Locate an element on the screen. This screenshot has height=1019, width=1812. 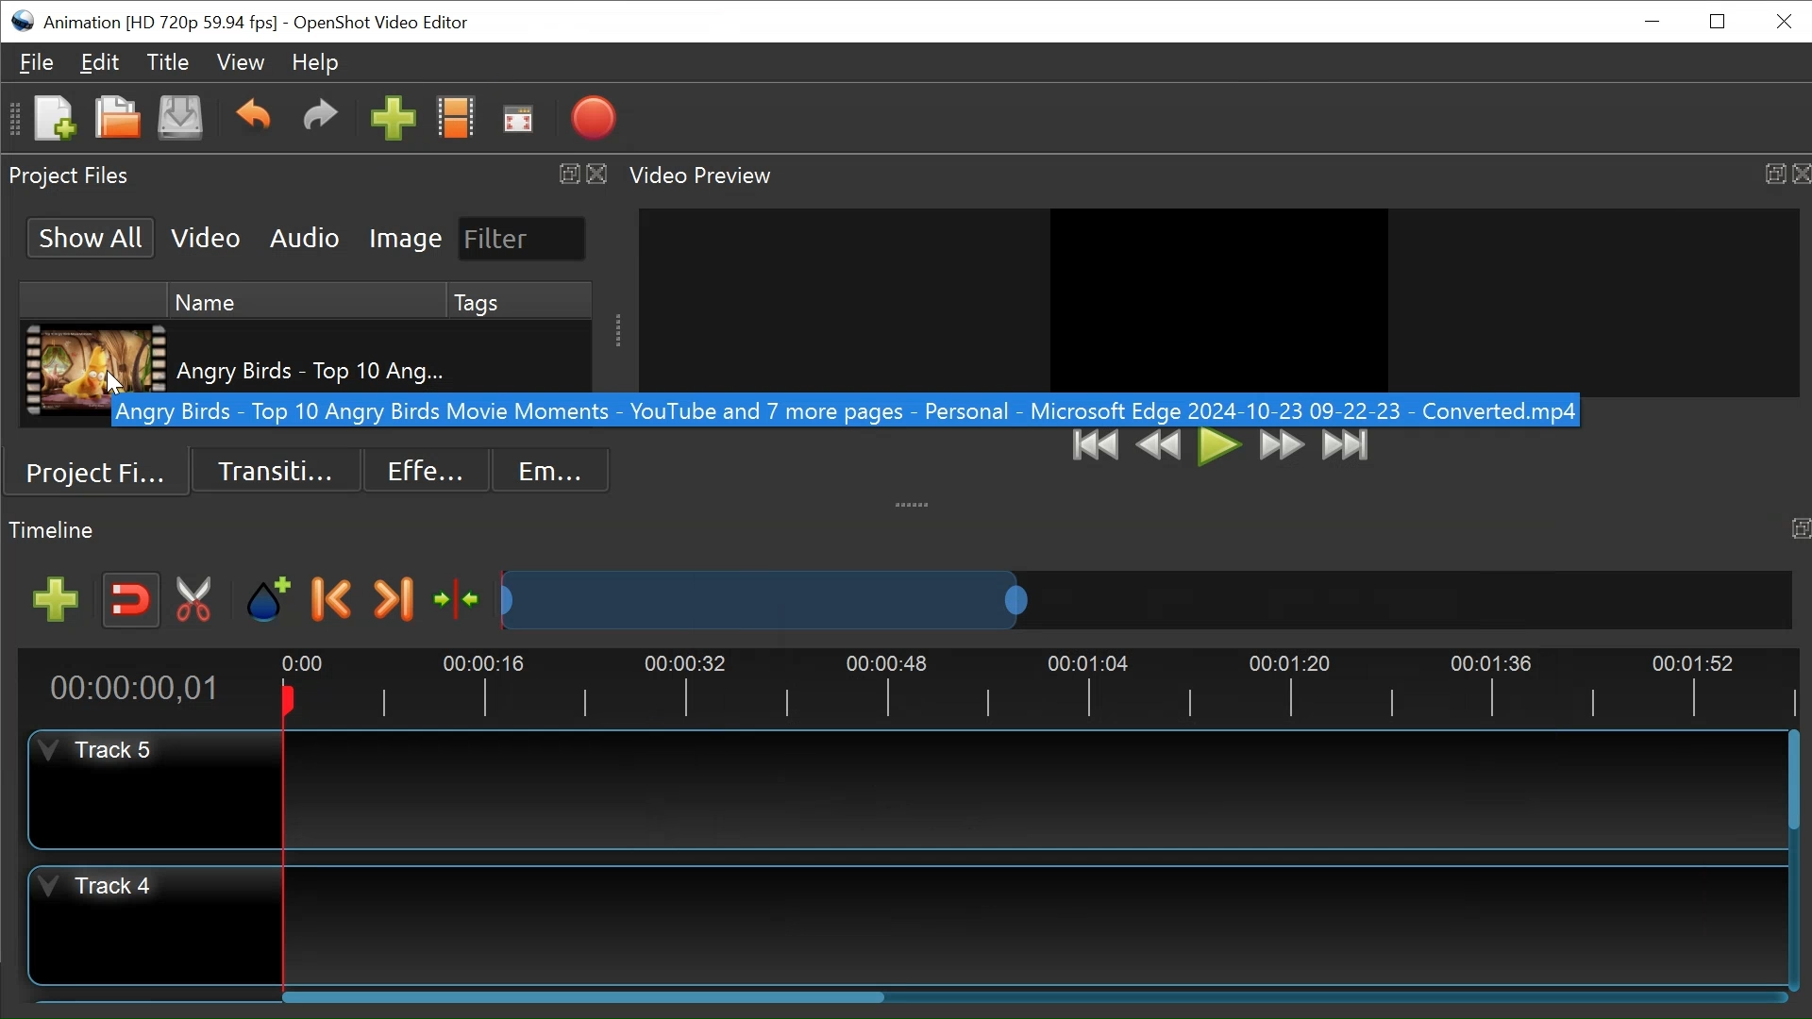
Track Panel is located at coordinates (1037, 920).